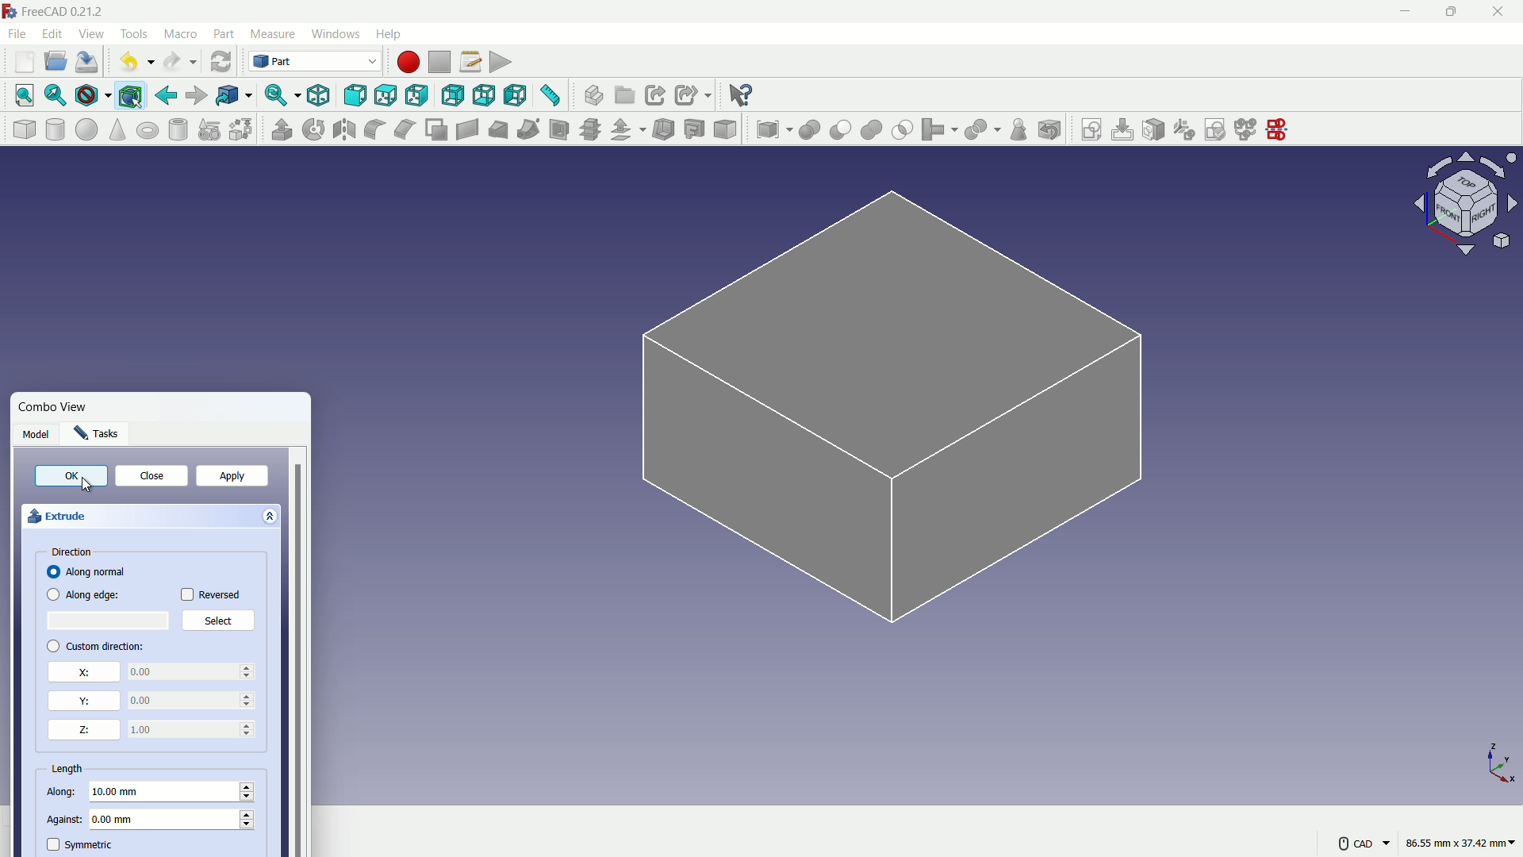  I want to click on x direction, so click(83, 672).